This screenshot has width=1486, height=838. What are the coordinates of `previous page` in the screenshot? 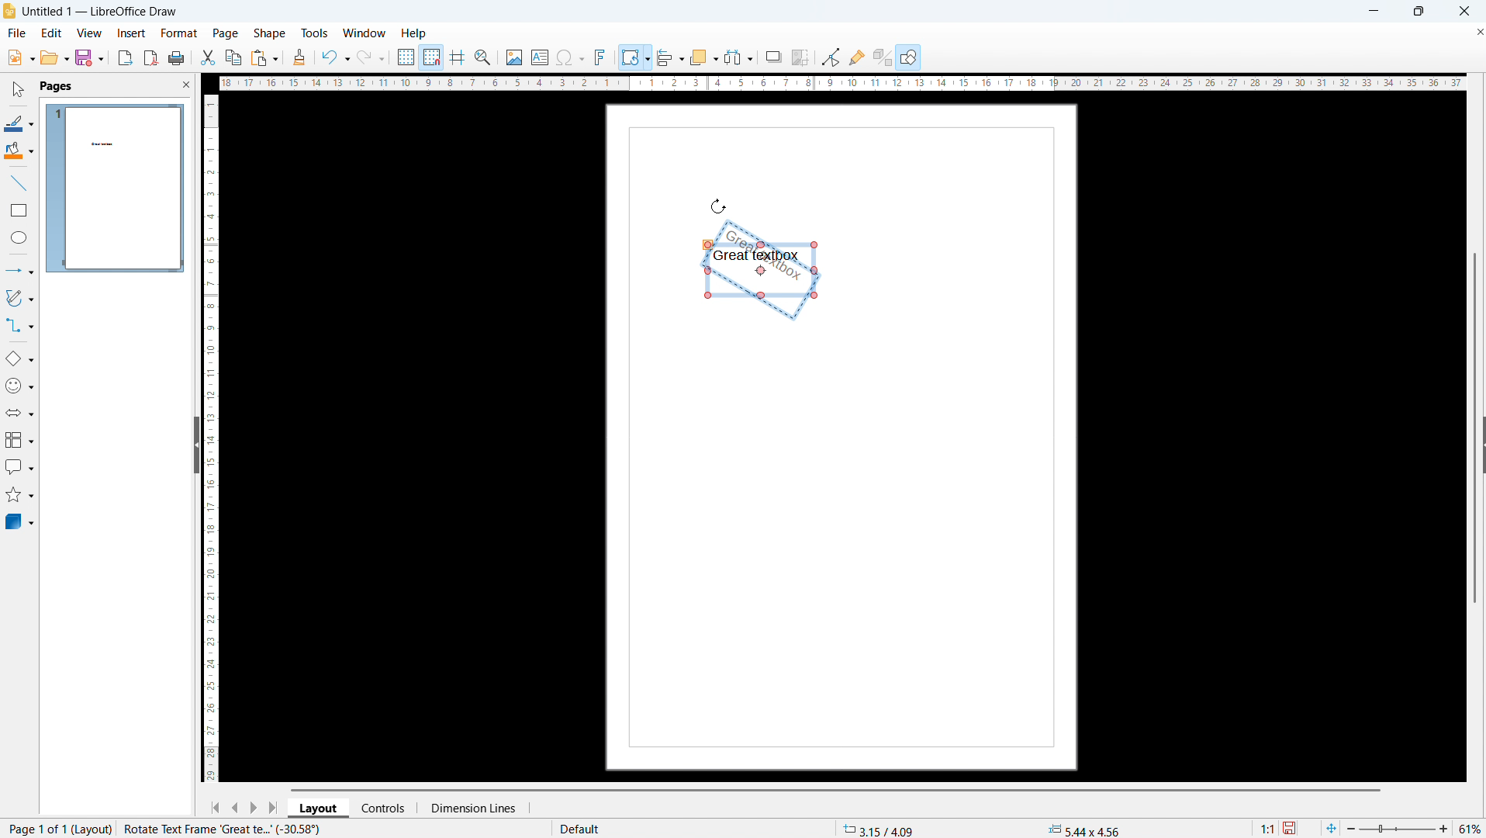 It's located at (235, 808).